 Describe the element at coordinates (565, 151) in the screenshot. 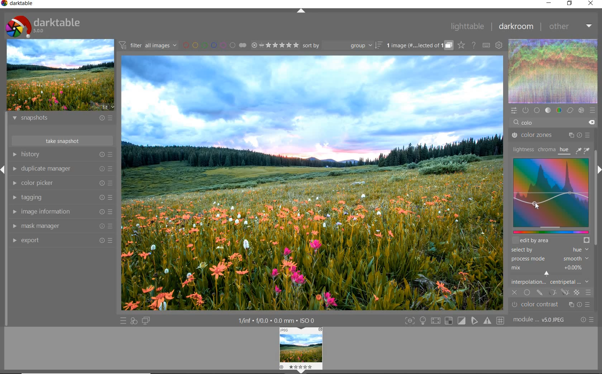

I see `hue` at that location.